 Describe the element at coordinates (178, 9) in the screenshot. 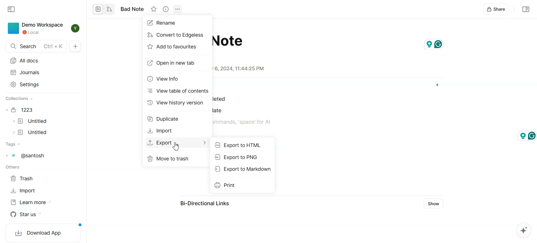

I see `Settings` at that location.